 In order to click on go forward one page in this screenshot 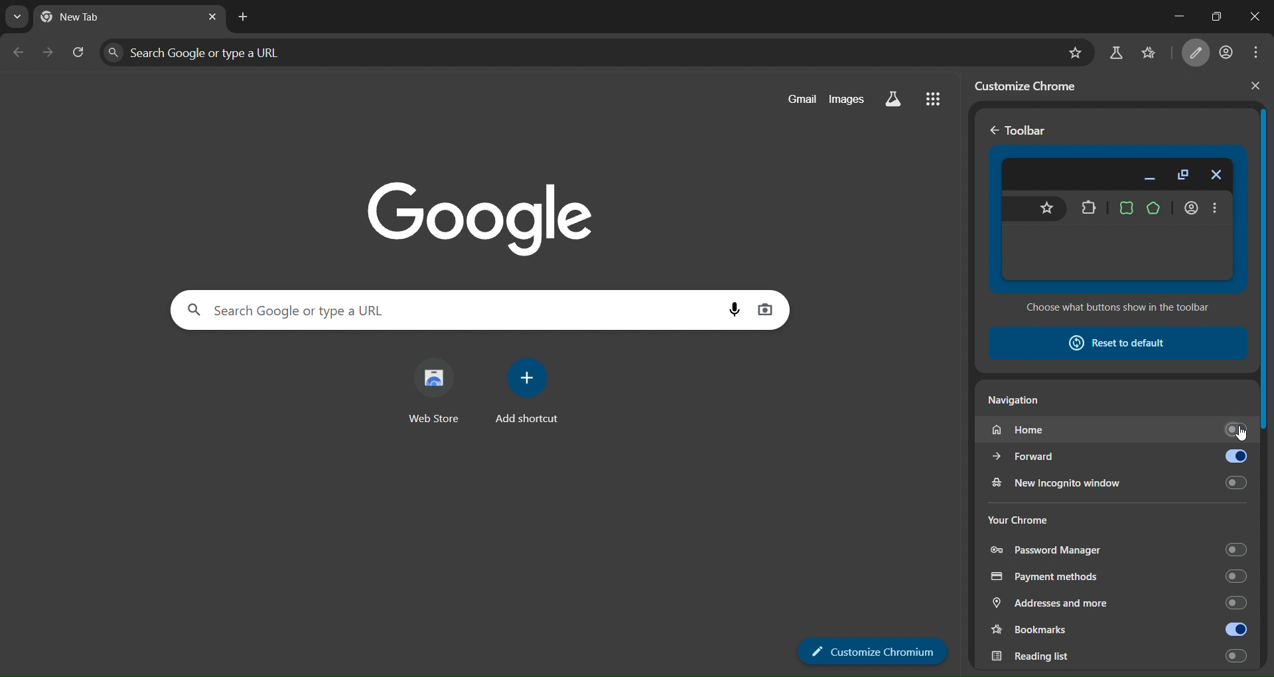, I will do `click(50, 56)`.